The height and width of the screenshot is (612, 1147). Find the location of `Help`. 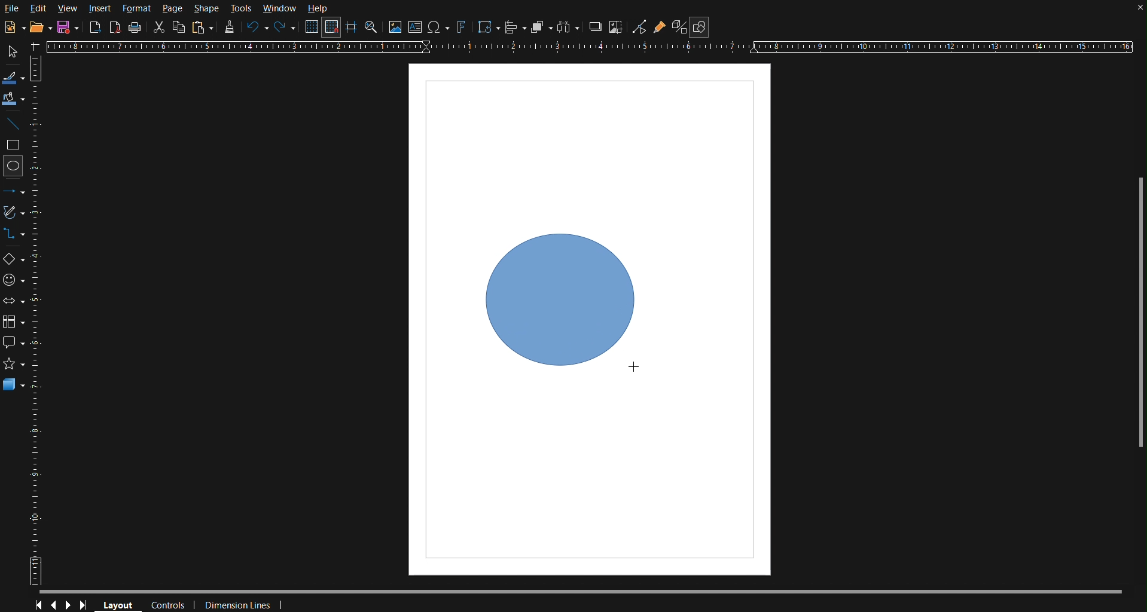

Help is located at coordinates (317, 9).